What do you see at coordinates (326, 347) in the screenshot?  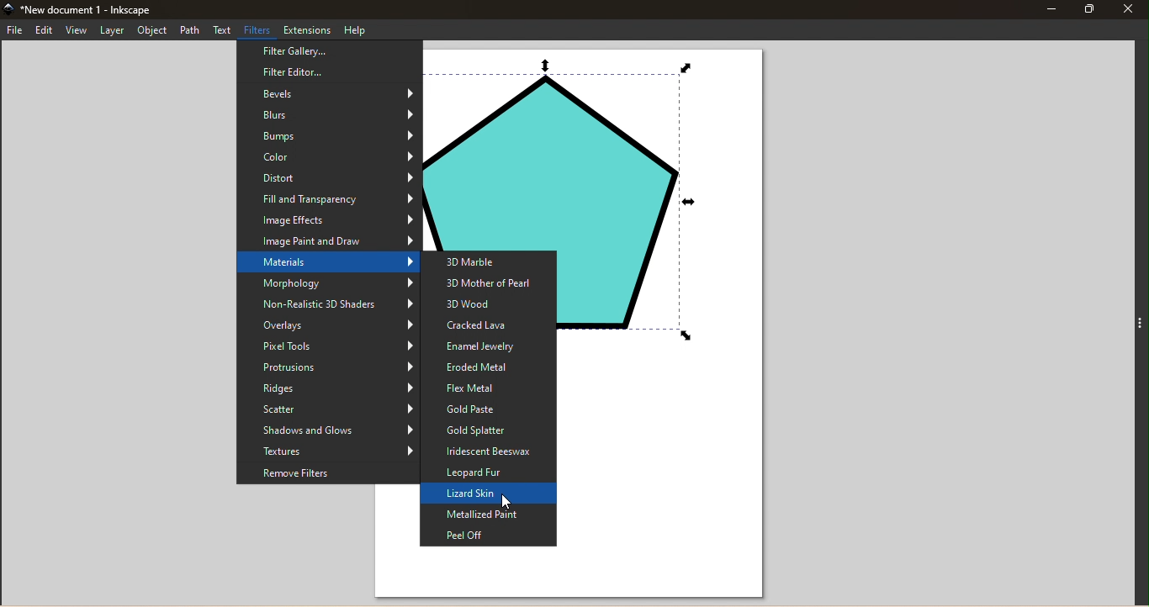 I see `Pixel Tools` at bounding box center [326, 347].